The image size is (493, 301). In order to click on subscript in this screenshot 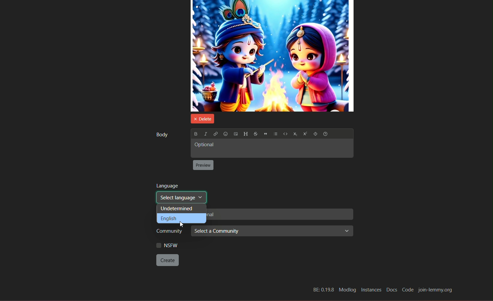, I will do `click(294, 135)`.